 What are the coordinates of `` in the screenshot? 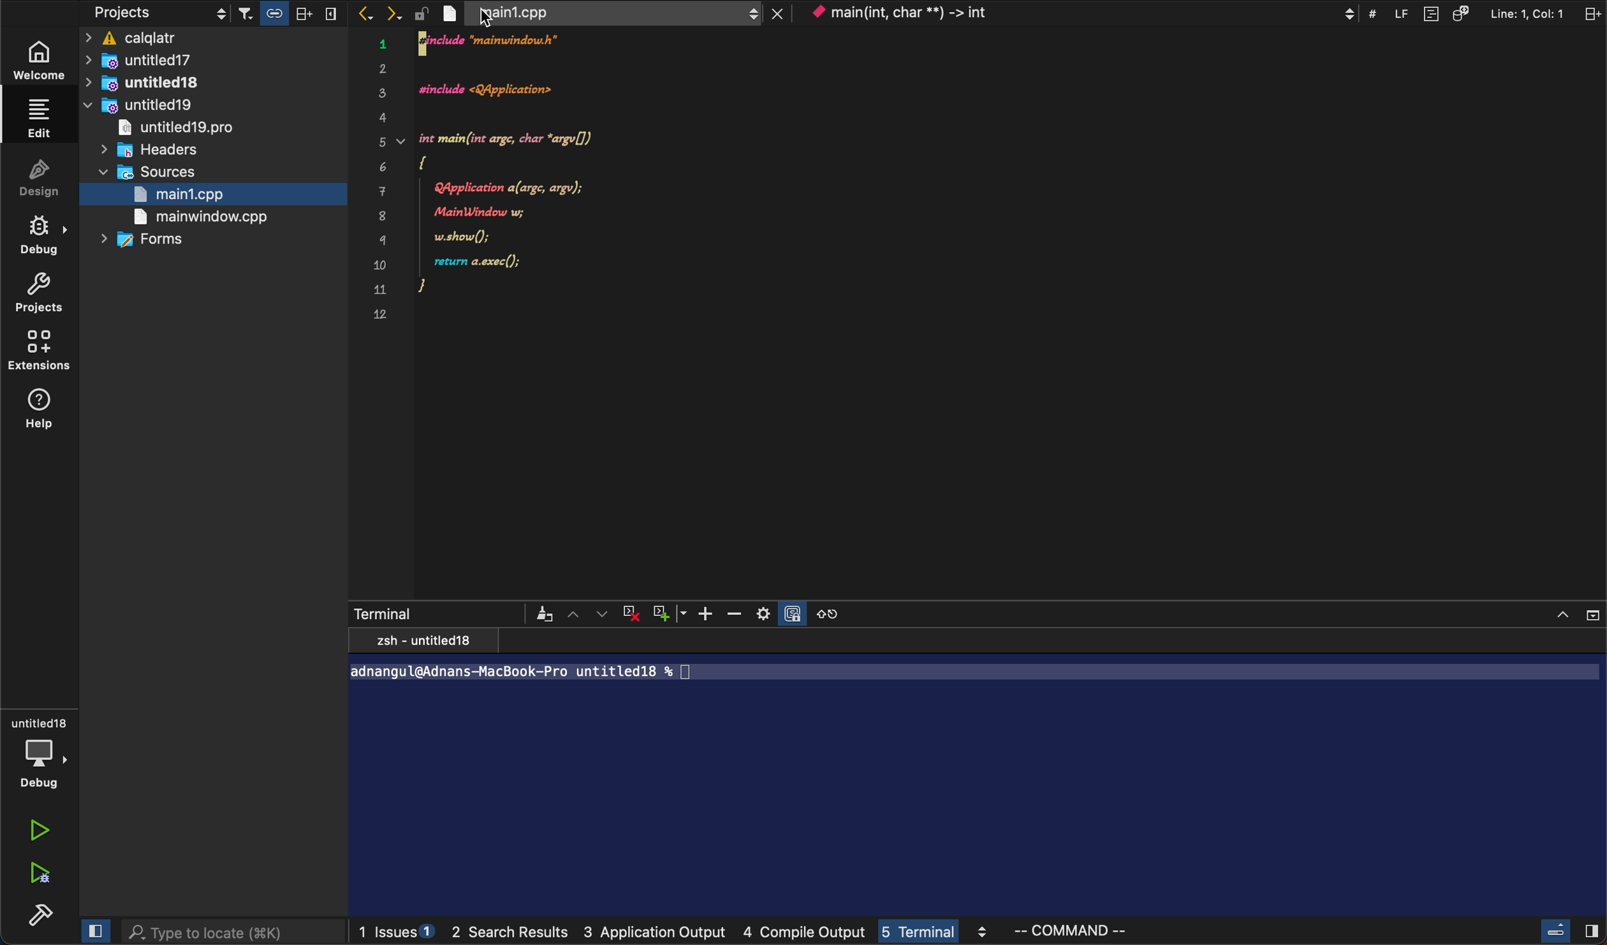 It's located at (1478, 13).